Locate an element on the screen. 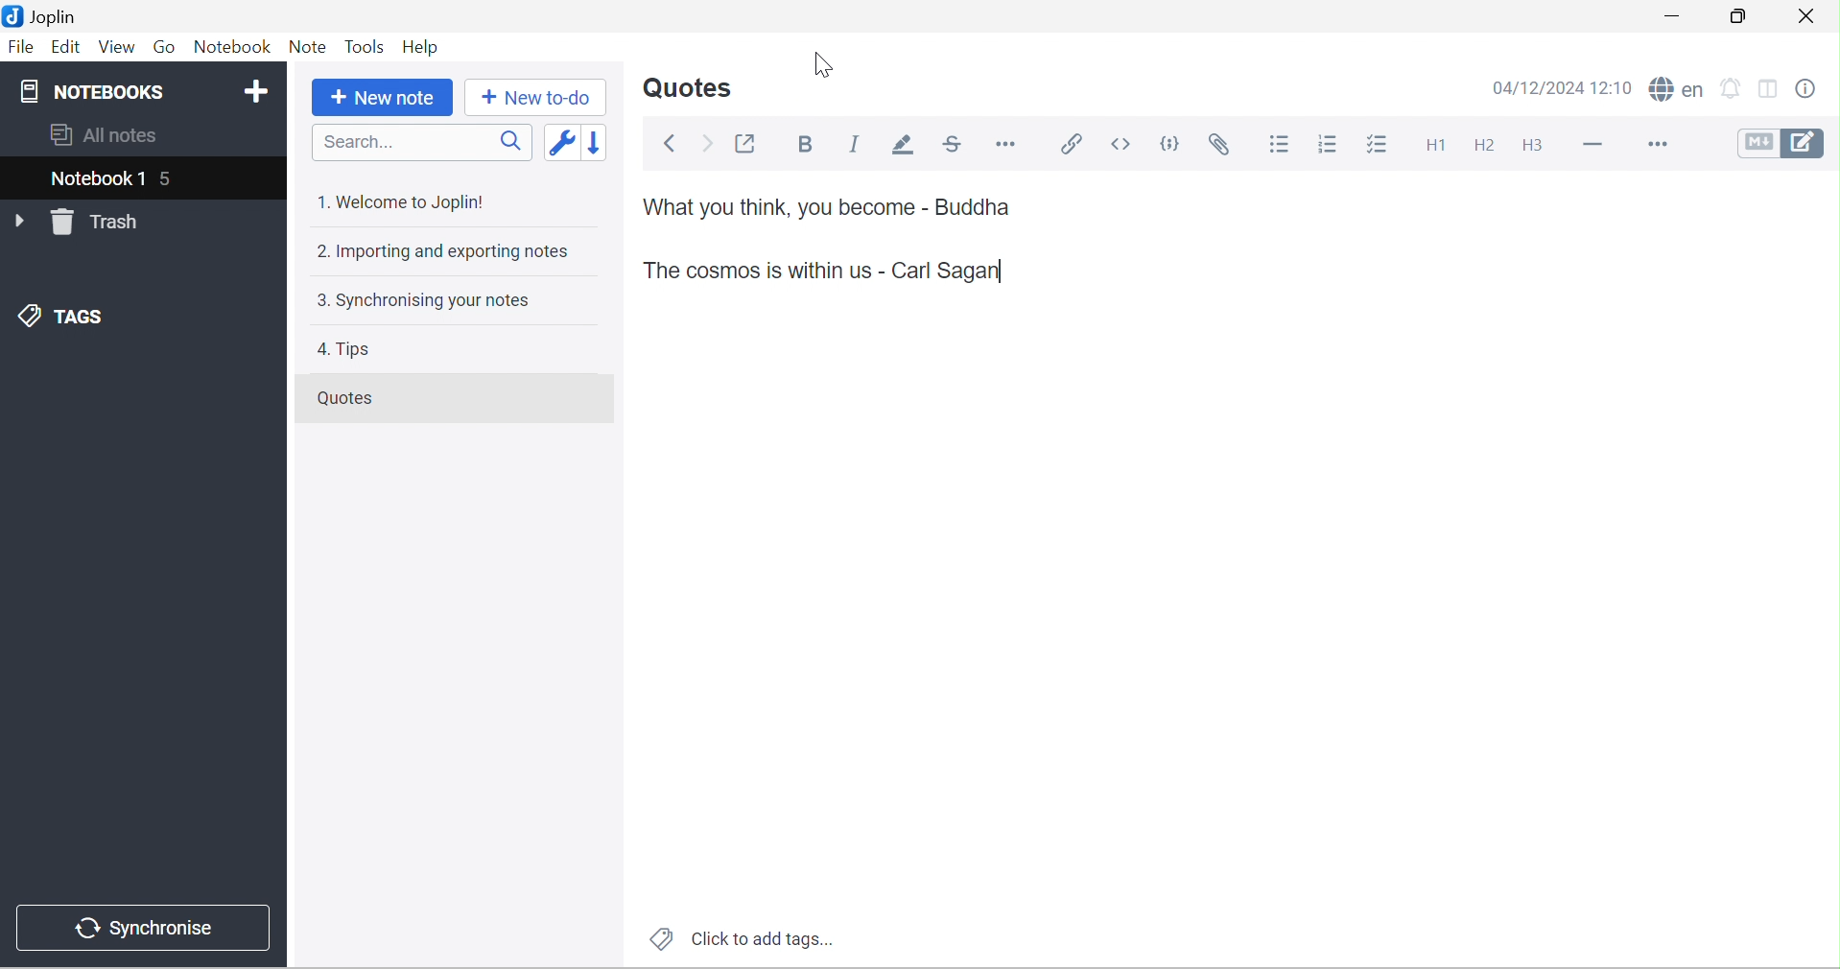 The height and width of the screenshot is (969, 1840). Inline code is located at coordinates (1126, 144).